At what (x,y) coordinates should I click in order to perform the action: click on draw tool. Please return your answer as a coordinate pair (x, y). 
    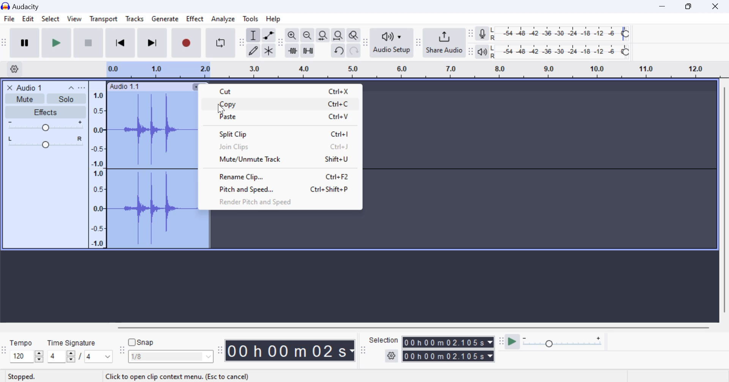
    Looking at the image, I should click on (253, 51).